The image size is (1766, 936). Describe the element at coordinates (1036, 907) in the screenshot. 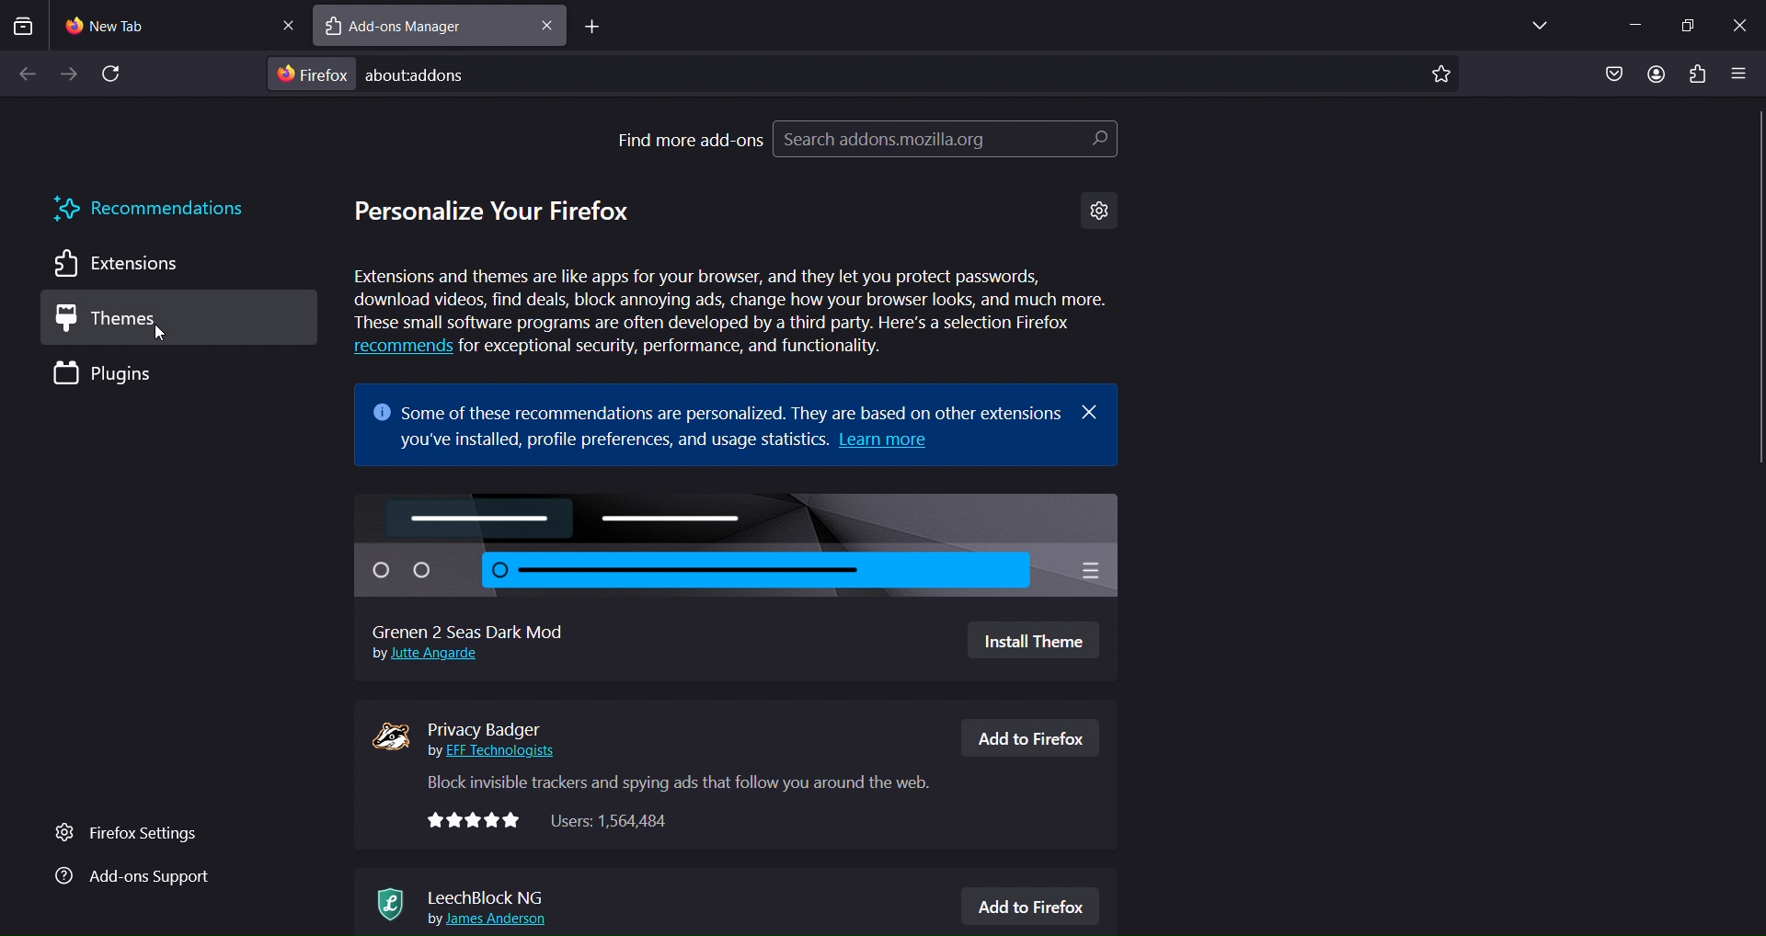

I see `Add to Firefox` at that location.